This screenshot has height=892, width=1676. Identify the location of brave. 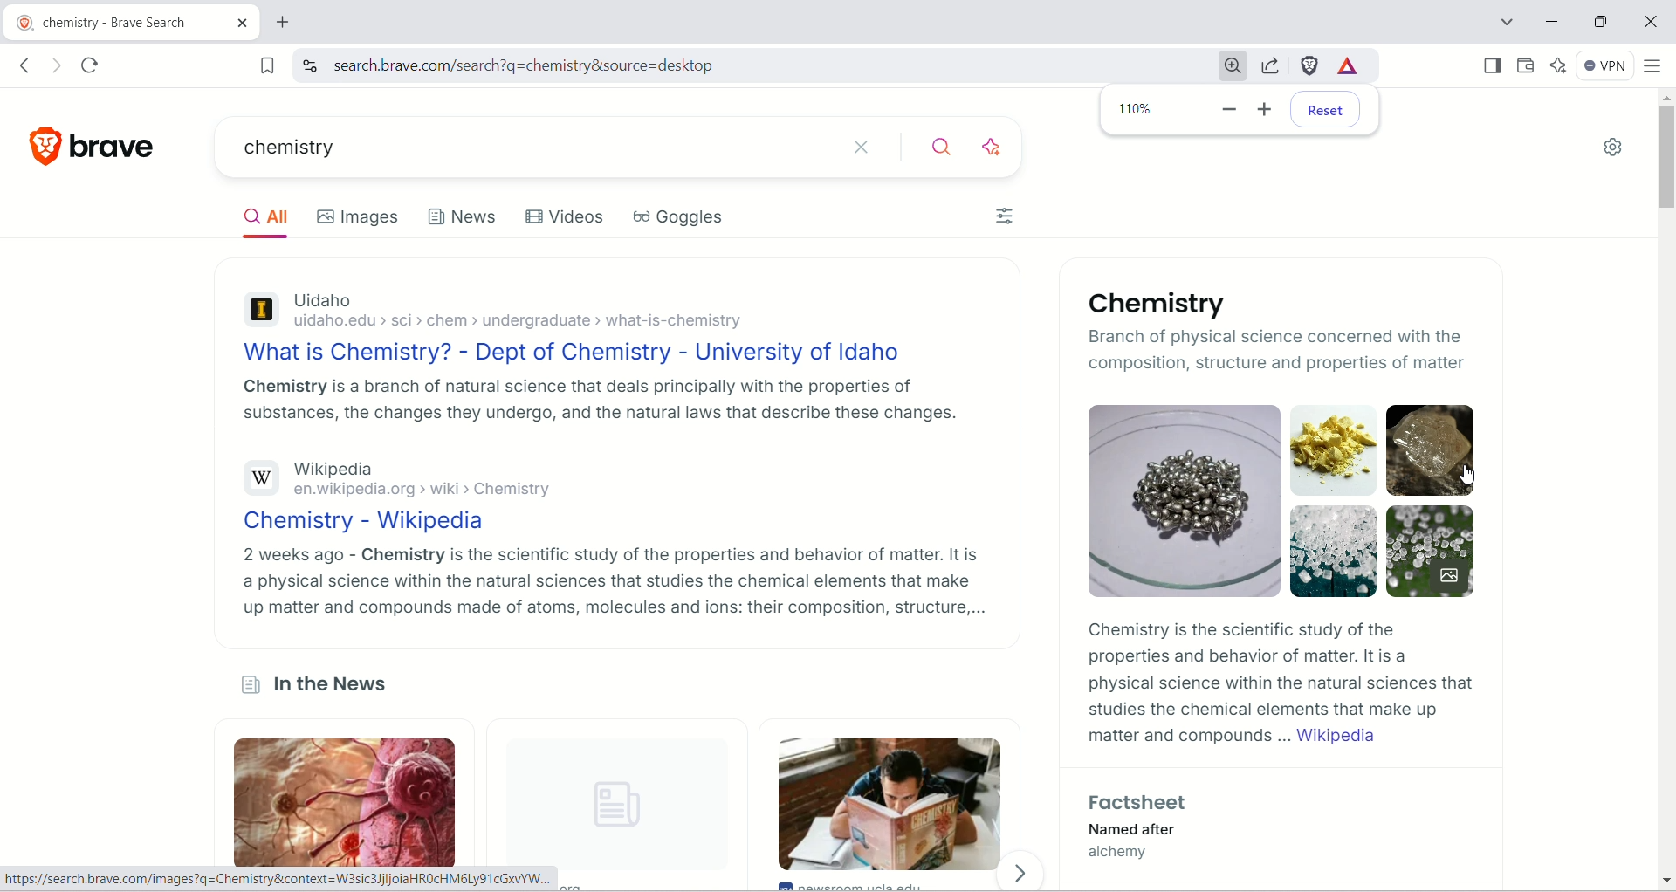
(112, 141).